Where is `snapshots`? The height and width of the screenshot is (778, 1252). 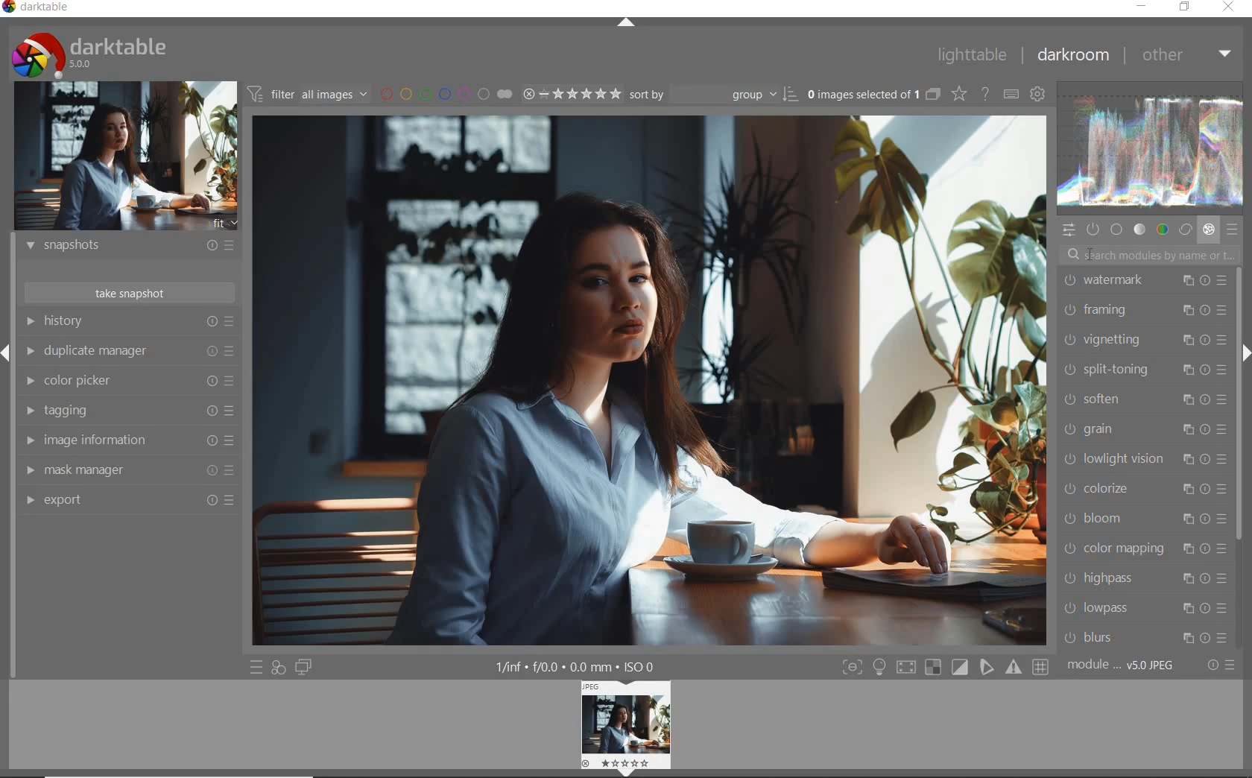 snapshots is located at coordinates (132, 246).